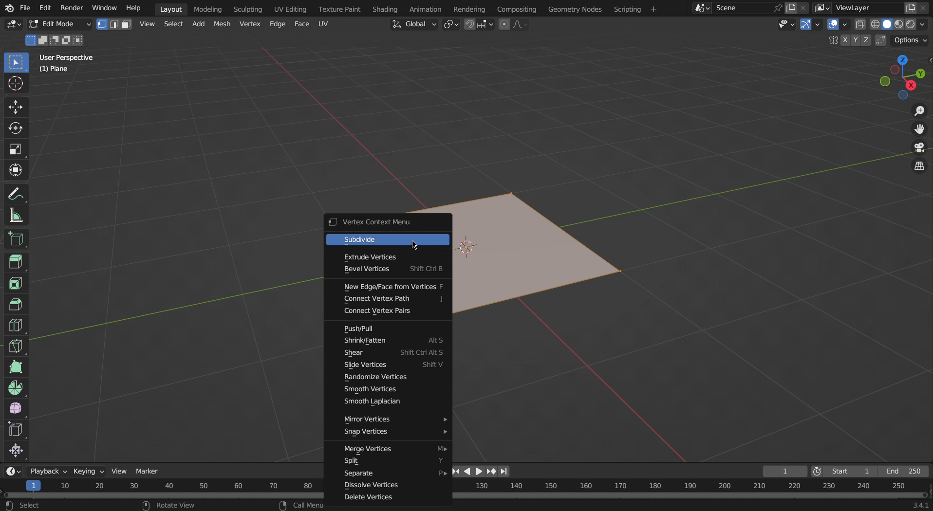 The height and width of the screenshot is (511, 933). Describe the element at coordinates (785, 471) in the screenshot. I see `Frame` at that location.